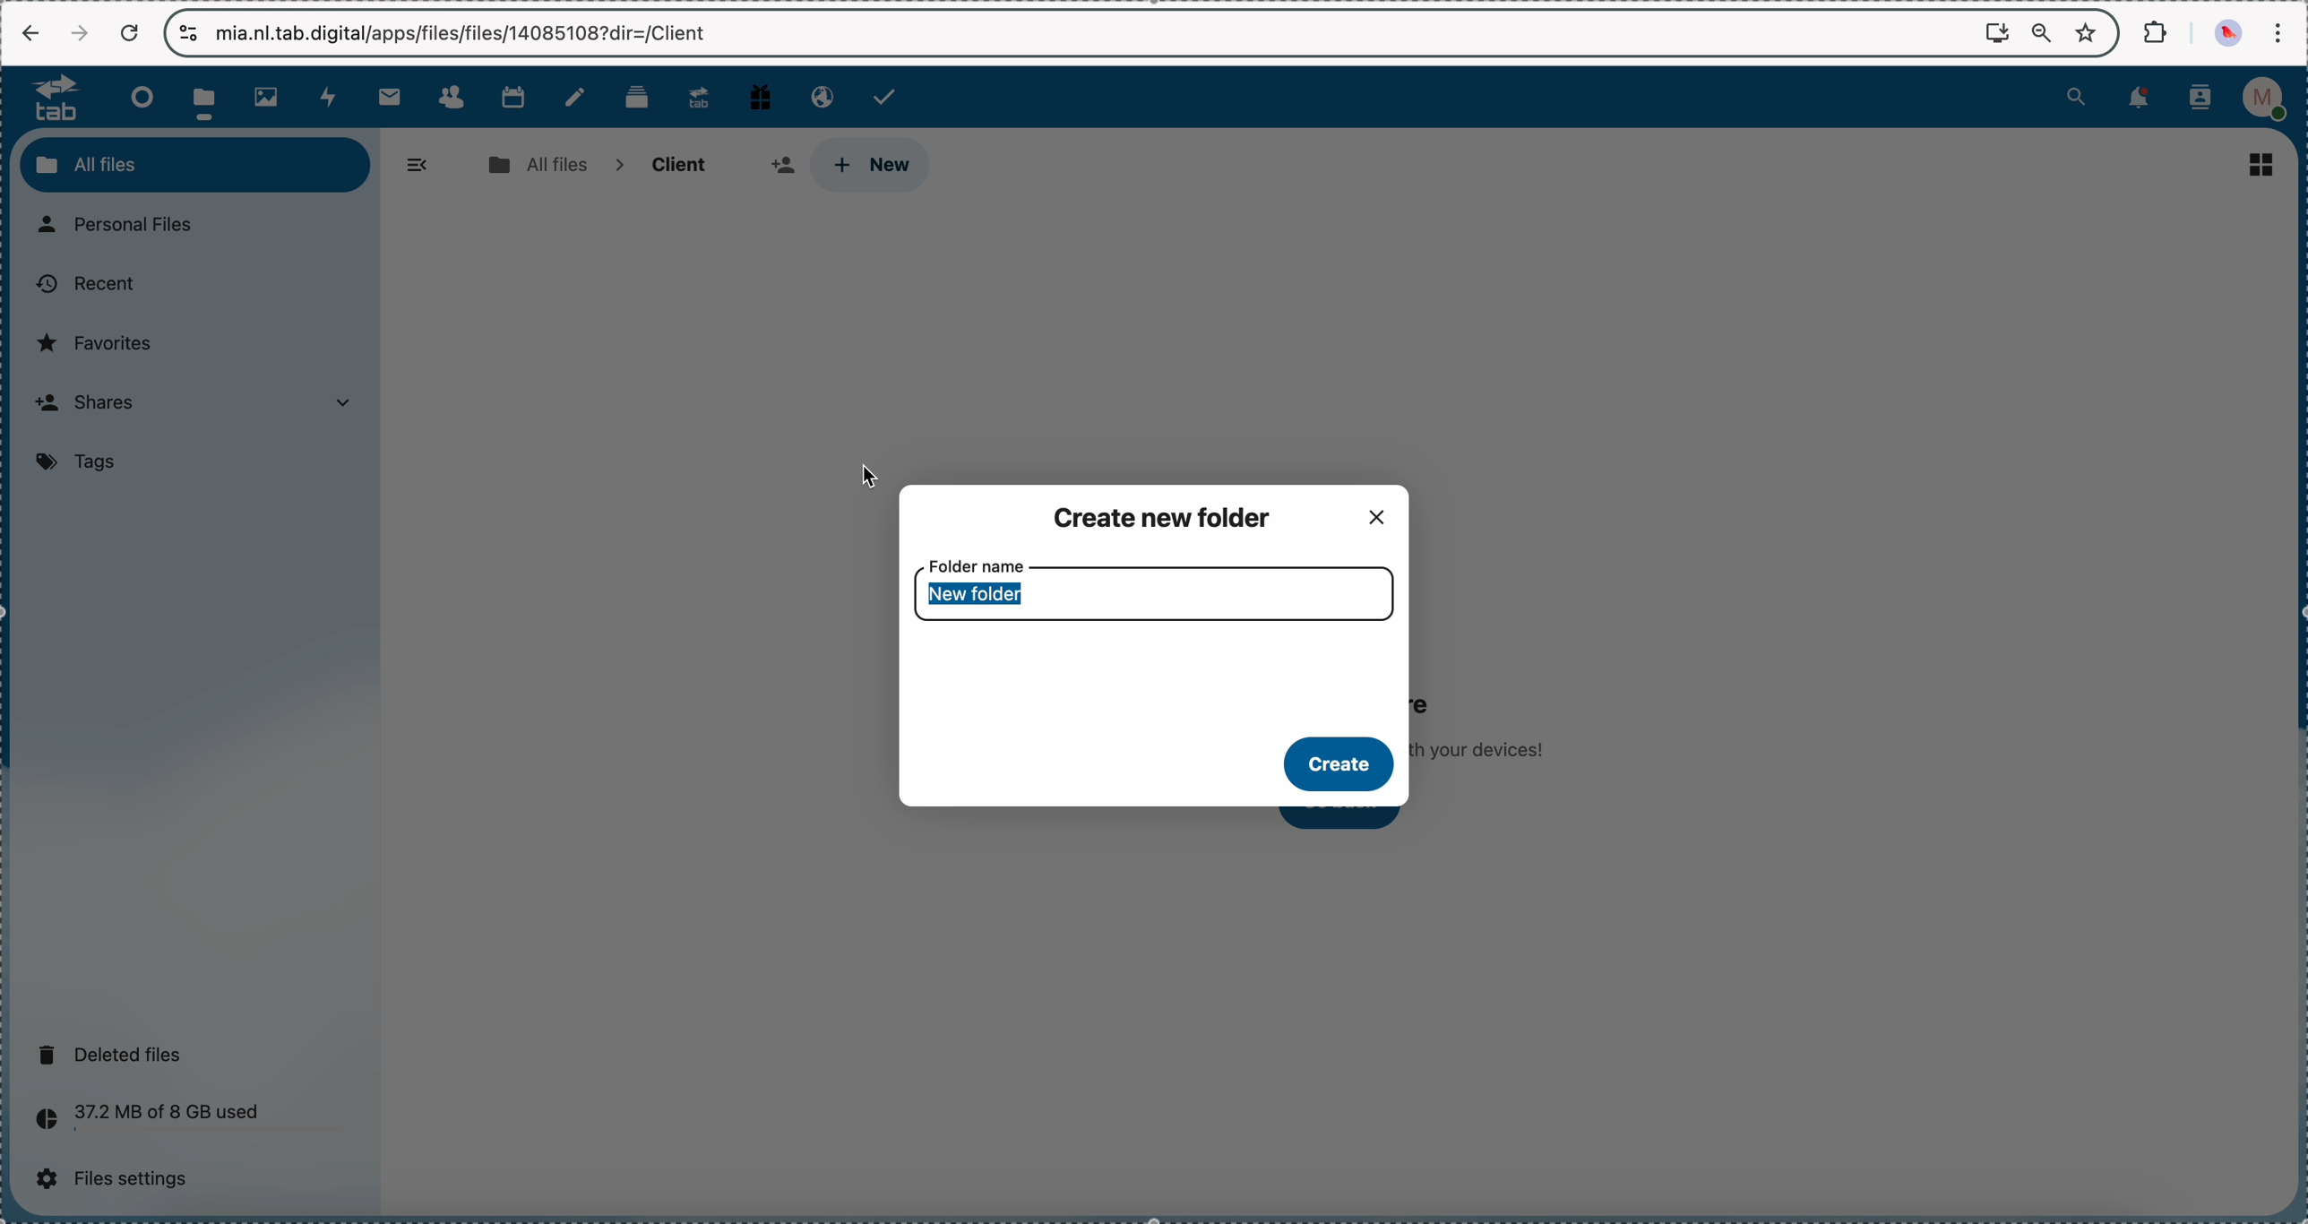  I want to click on client, so click(676, 166).